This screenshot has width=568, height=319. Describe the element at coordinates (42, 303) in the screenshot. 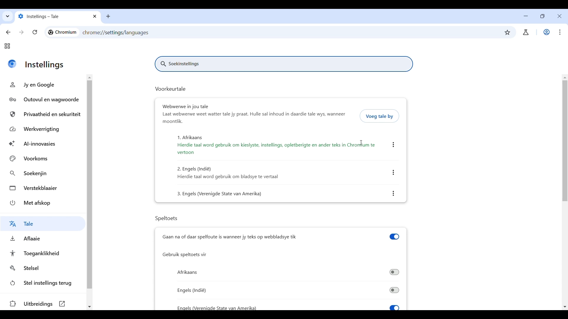

I see `Uitbreidings ` at that location.